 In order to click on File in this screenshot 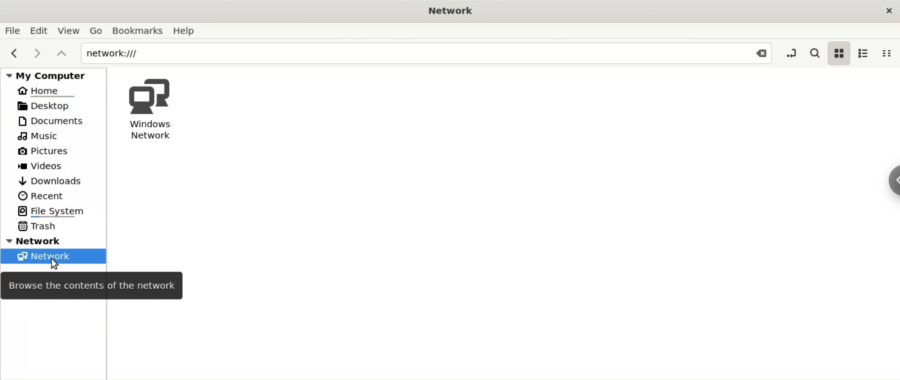, I will do `click(15, 31)`.